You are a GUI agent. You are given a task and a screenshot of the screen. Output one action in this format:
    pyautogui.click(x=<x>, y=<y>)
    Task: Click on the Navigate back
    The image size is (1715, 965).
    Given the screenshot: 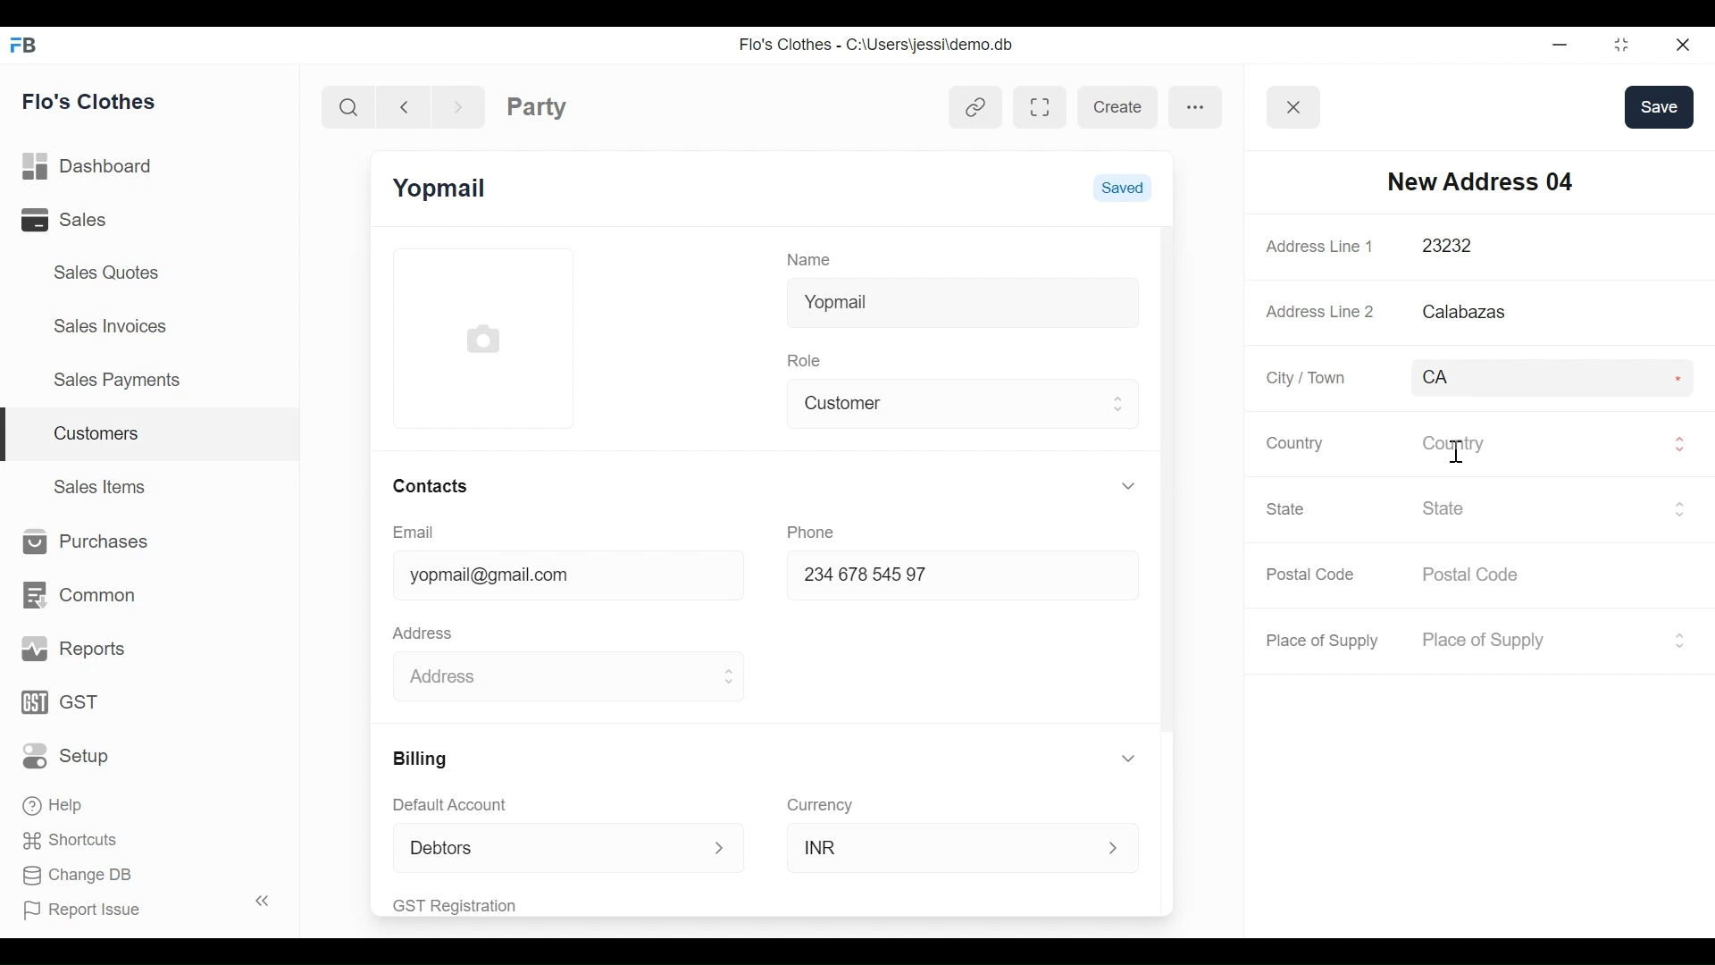 What is the action you would take?
    pyautogui.click(x=402, y=105)
    